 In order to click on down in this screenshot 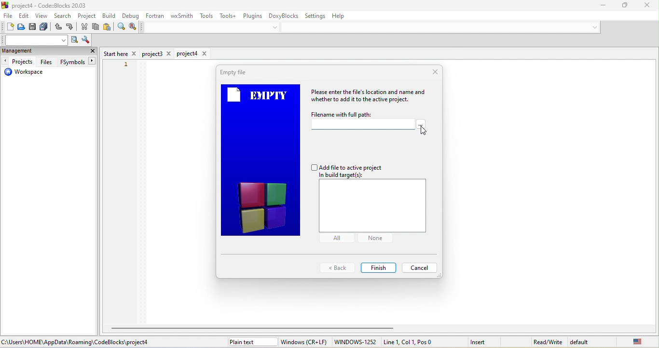, I will do `click(592, 27)`.